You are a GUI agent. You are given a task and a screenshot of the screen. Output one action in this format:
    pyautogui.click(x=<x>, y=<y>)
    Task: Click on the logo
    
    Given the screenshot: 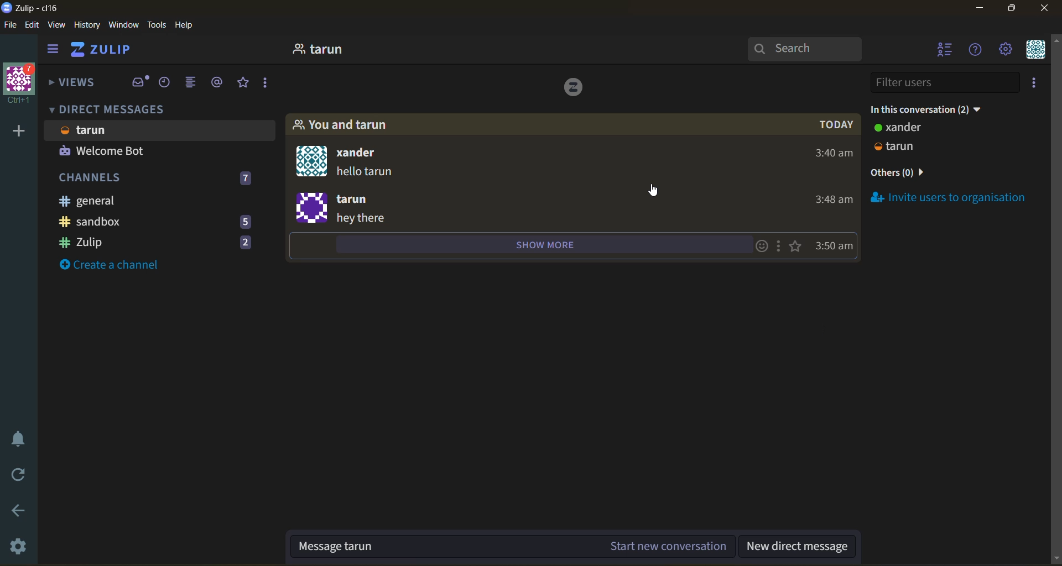 What is the action you would take?
    pyautogui.click(x=574, y=88)
    